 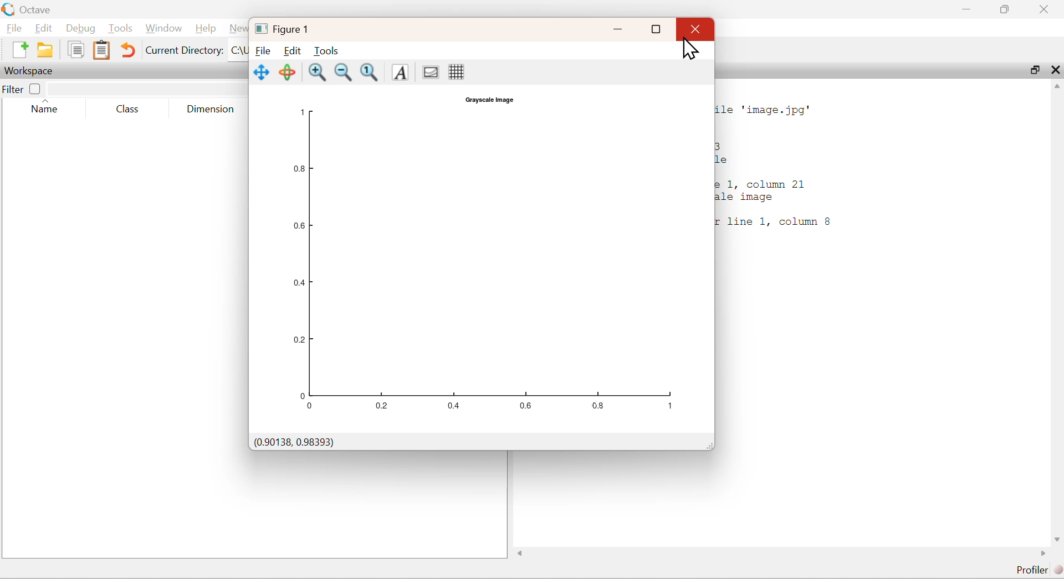 I want to click on undo, so click(x=128, y=49).